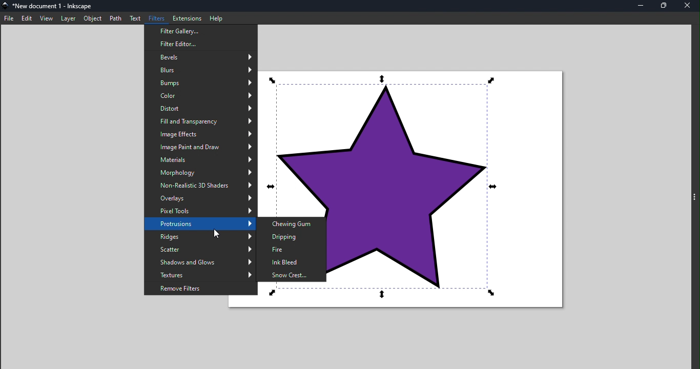 The height and width of the screenshot is (369, 700). I want to click on Textures, so click(200, 274).